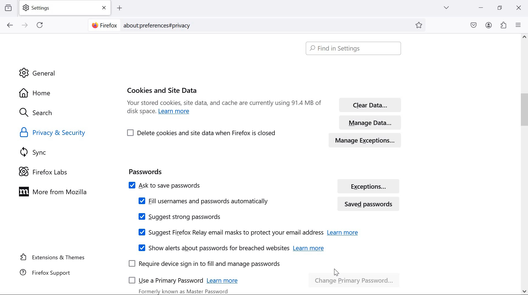  Describe the element at coordinates (481, 8) in the screenshot. I see `minimize` at that location.